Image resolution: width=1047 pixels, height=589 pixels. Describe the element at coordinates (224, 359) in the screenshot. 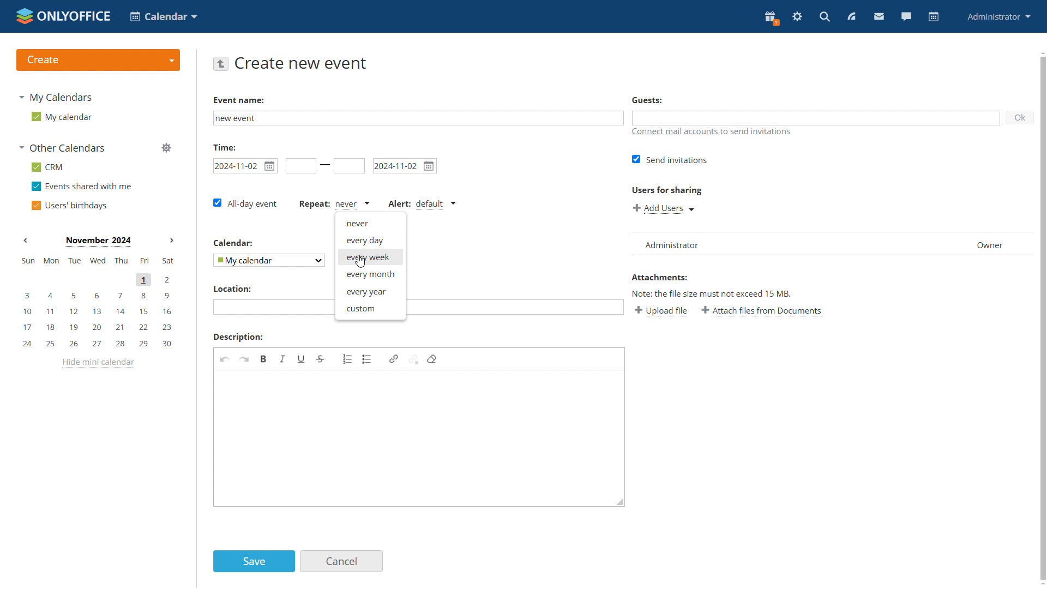

I see `undo` at that location.